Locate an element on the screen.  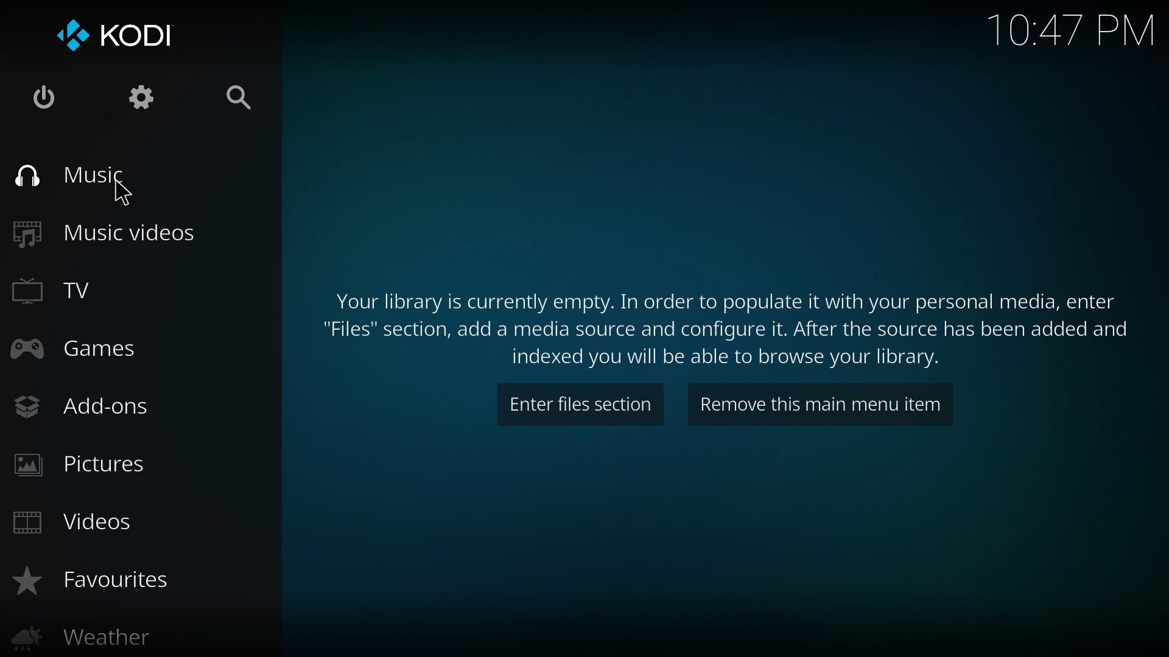
Time is located at coordinates (1072, 30).